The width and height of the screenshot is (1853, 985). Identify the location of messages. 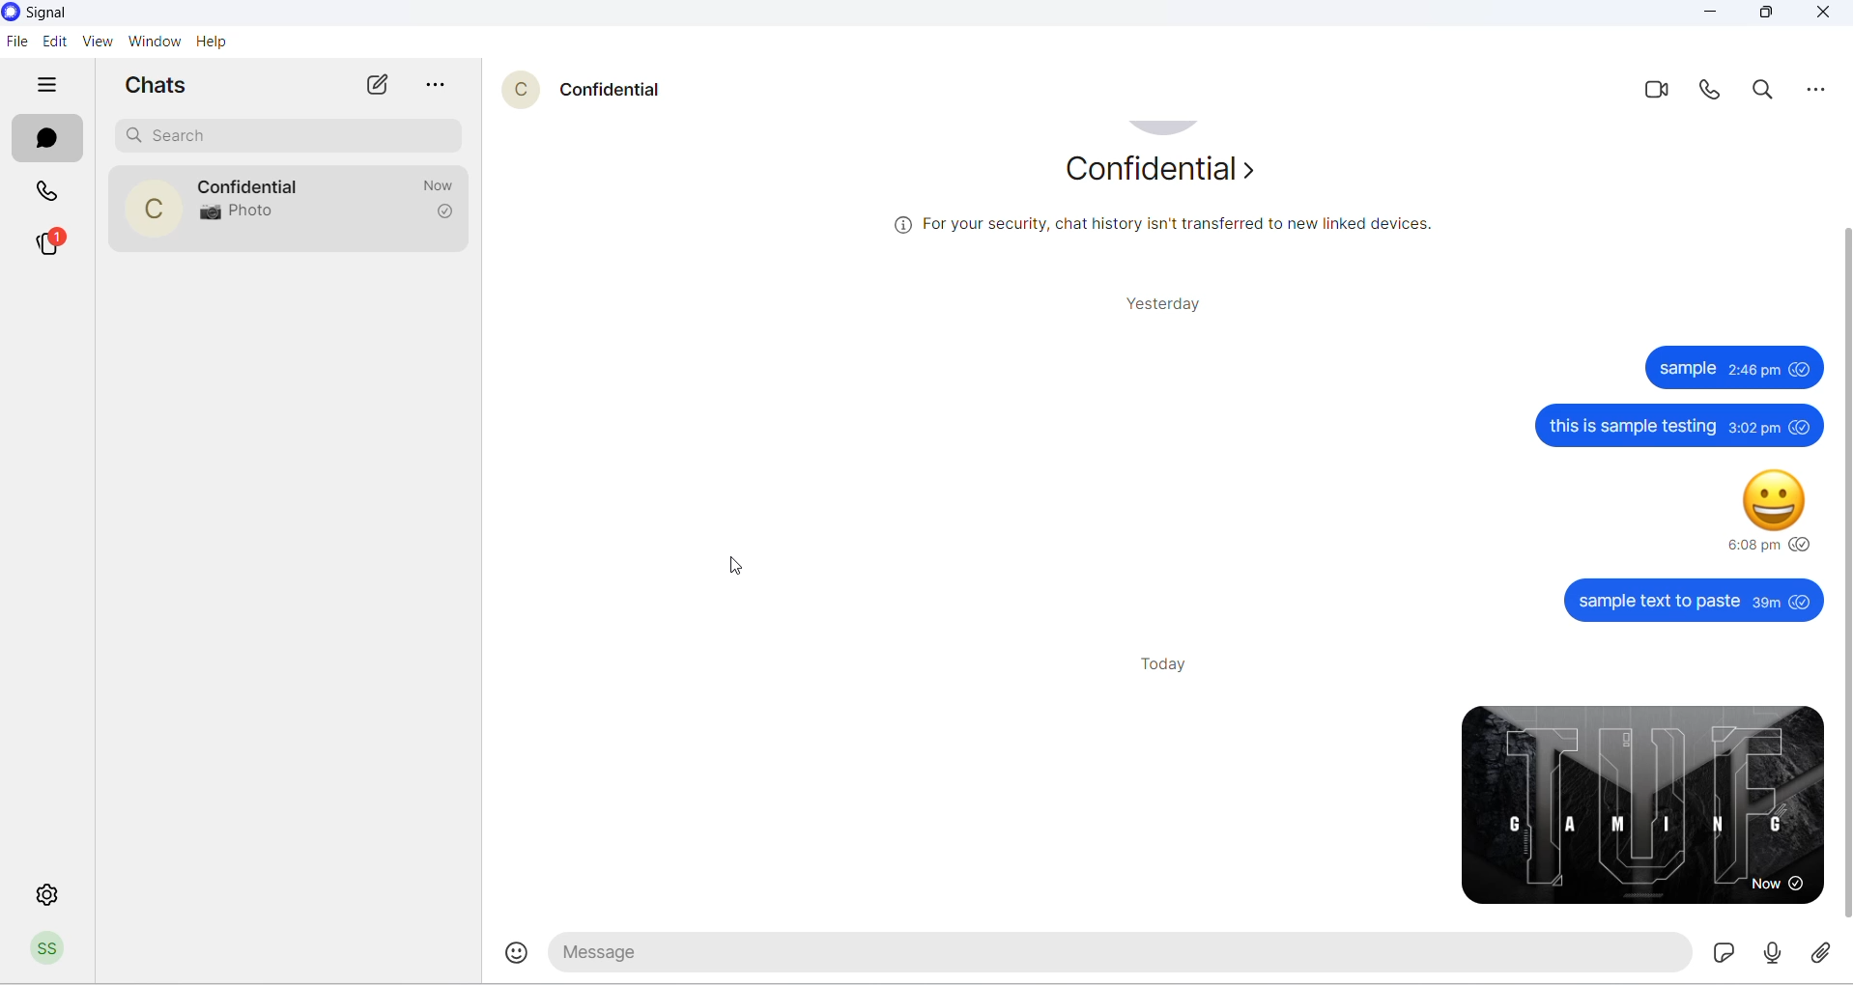
(1640, 488).